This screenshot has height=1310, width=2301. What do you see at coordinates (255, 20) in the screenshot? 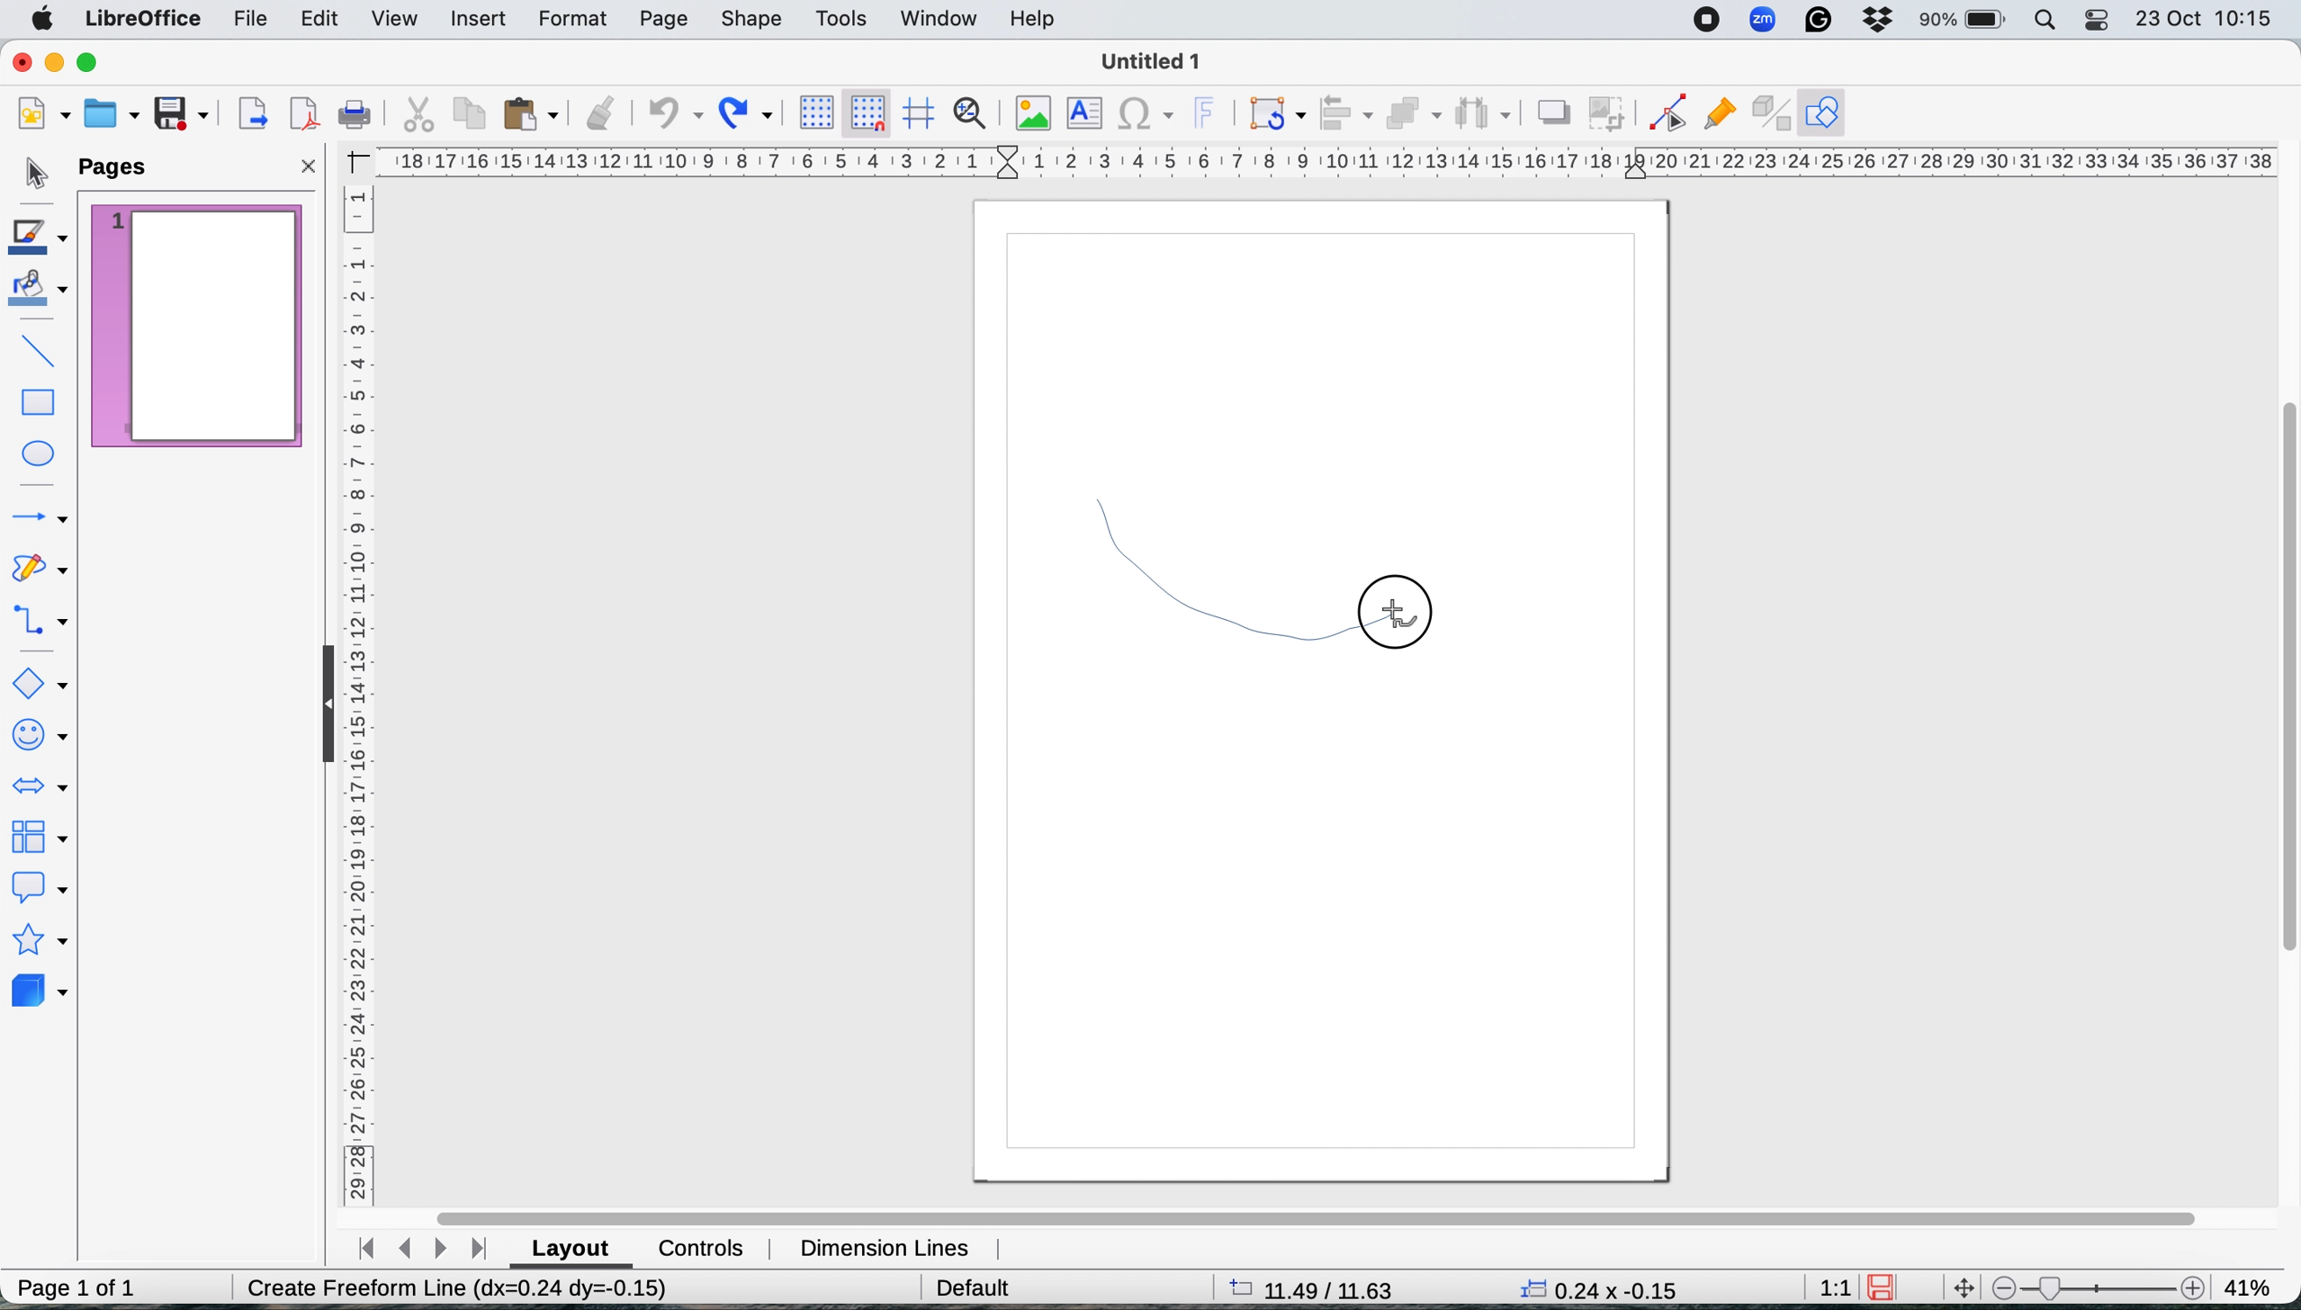
I see `file` at bounding box center [255, 20].